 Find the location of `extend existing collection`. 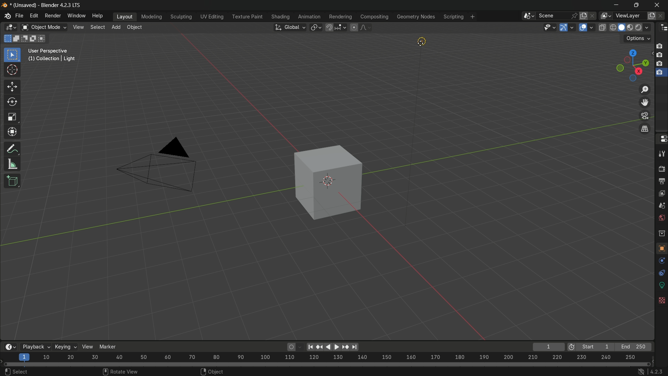

extend existing collection is located at coordinates (17, 38).